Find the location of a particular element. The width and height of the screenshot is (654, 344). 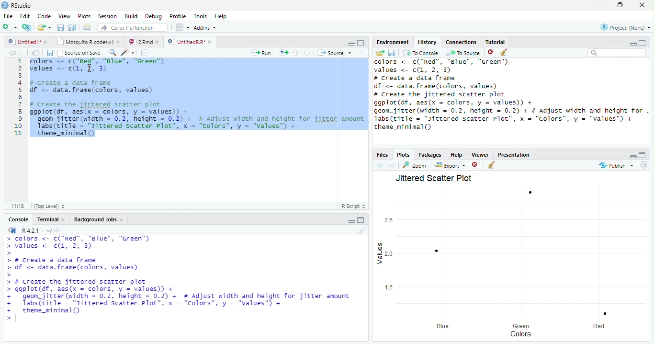

Find/Replace is located at coordinates (113, 52).